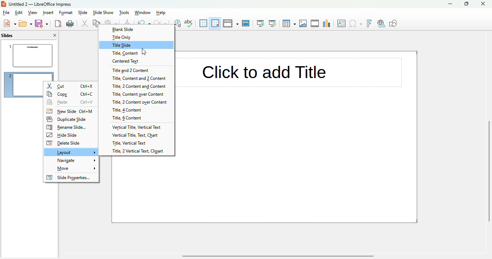  Describe the element at coordinates (70, 135) in the screenshot. I see `hide slide` at that location.